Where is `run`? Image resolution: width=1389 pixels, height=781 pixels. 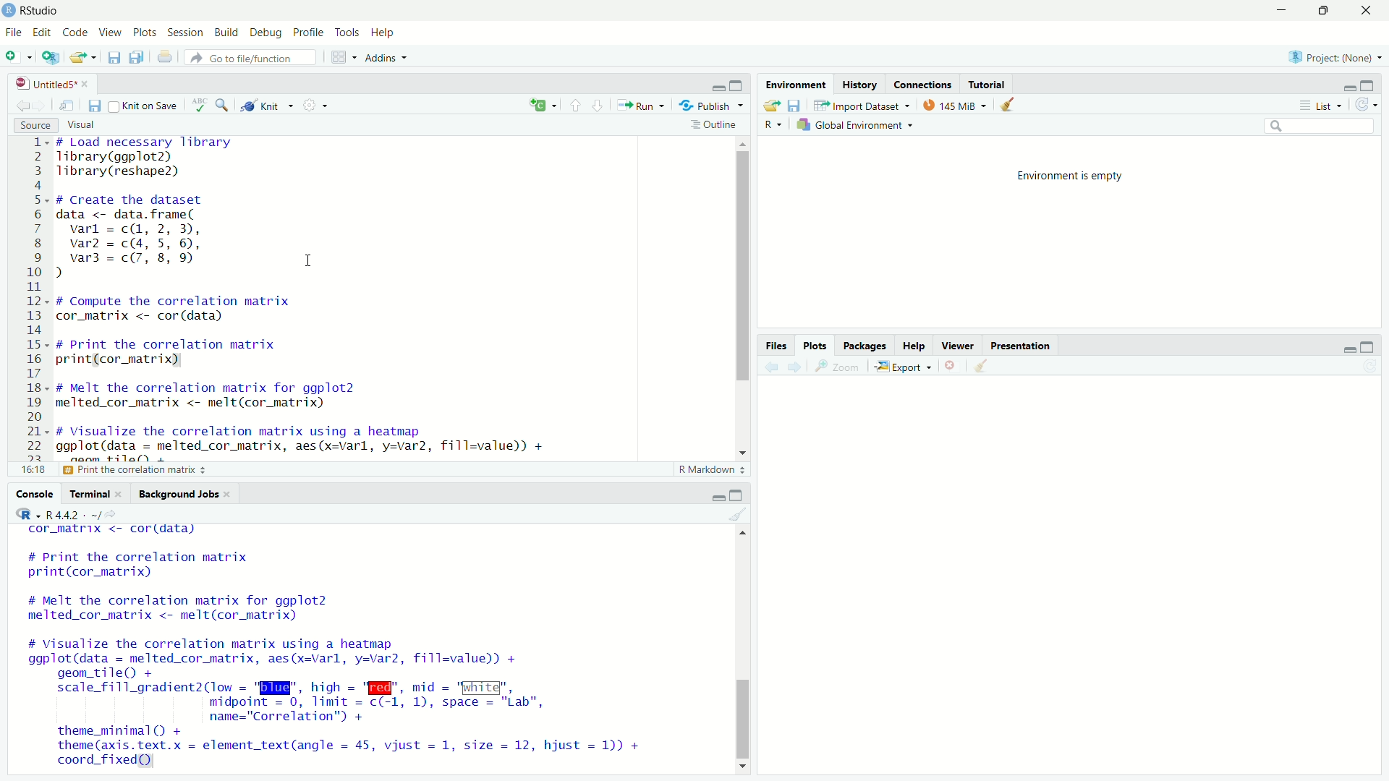 run is located at coordinates (640, 106).